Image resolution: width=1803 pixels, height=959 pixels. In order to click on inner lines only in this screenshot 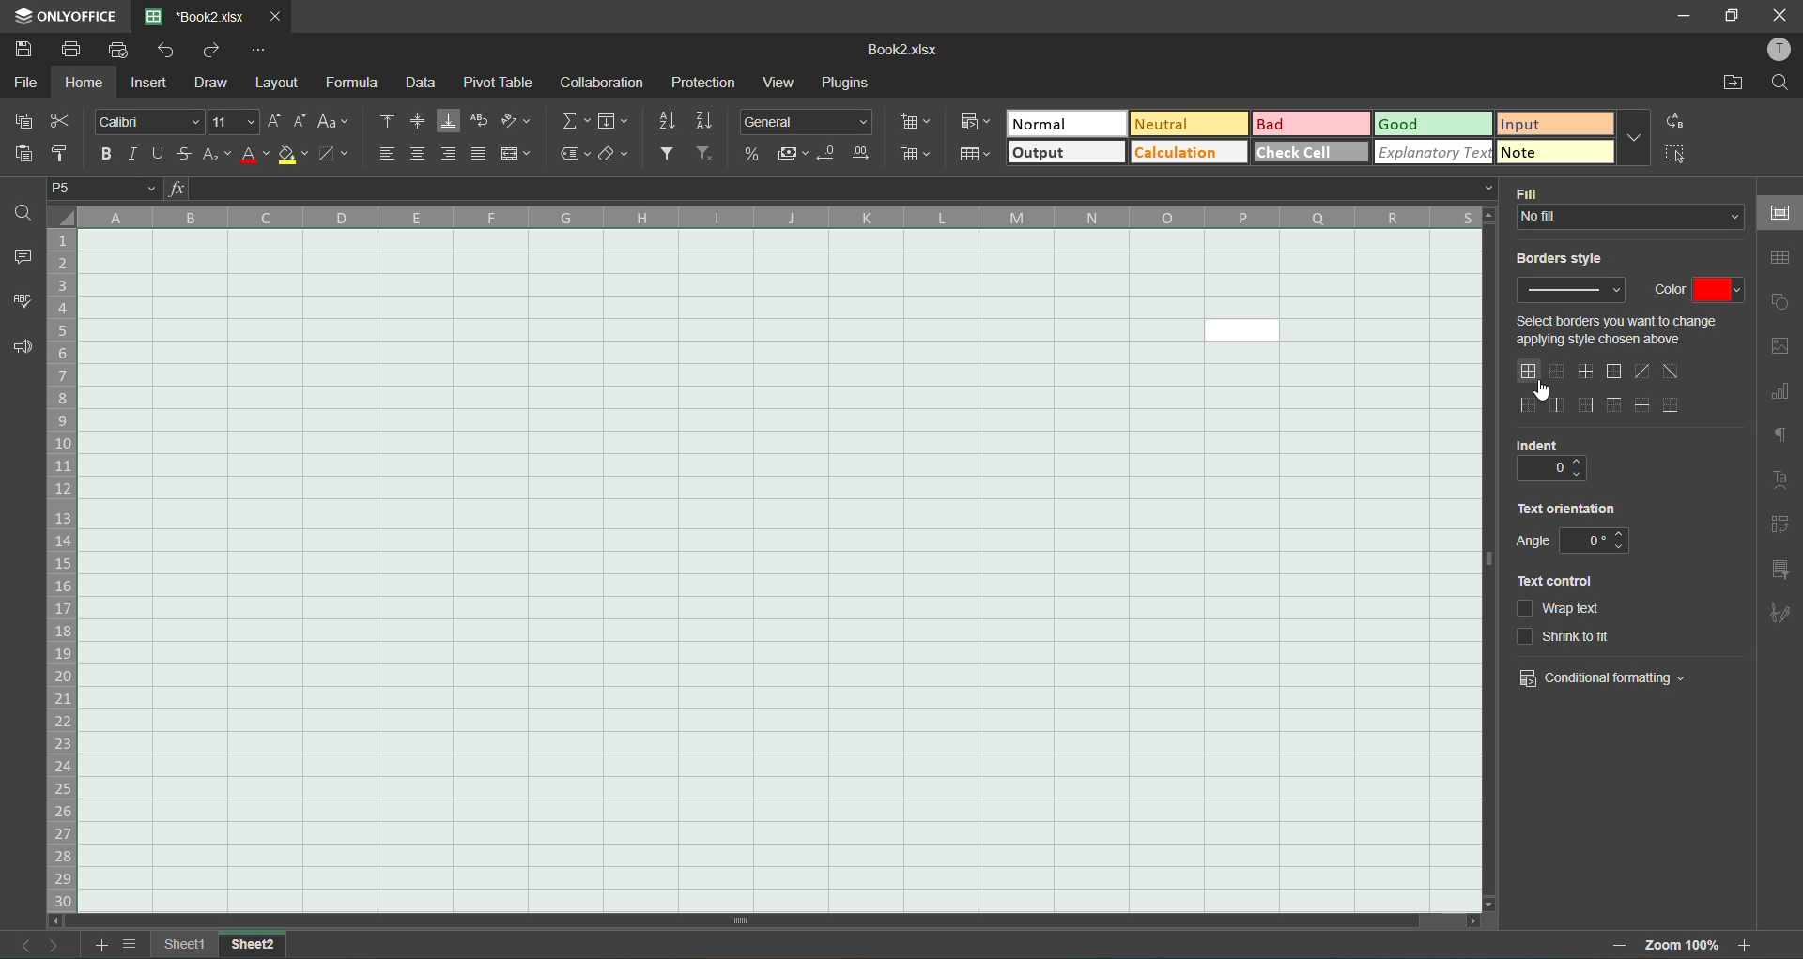, I will do `click(1585, 372)`.